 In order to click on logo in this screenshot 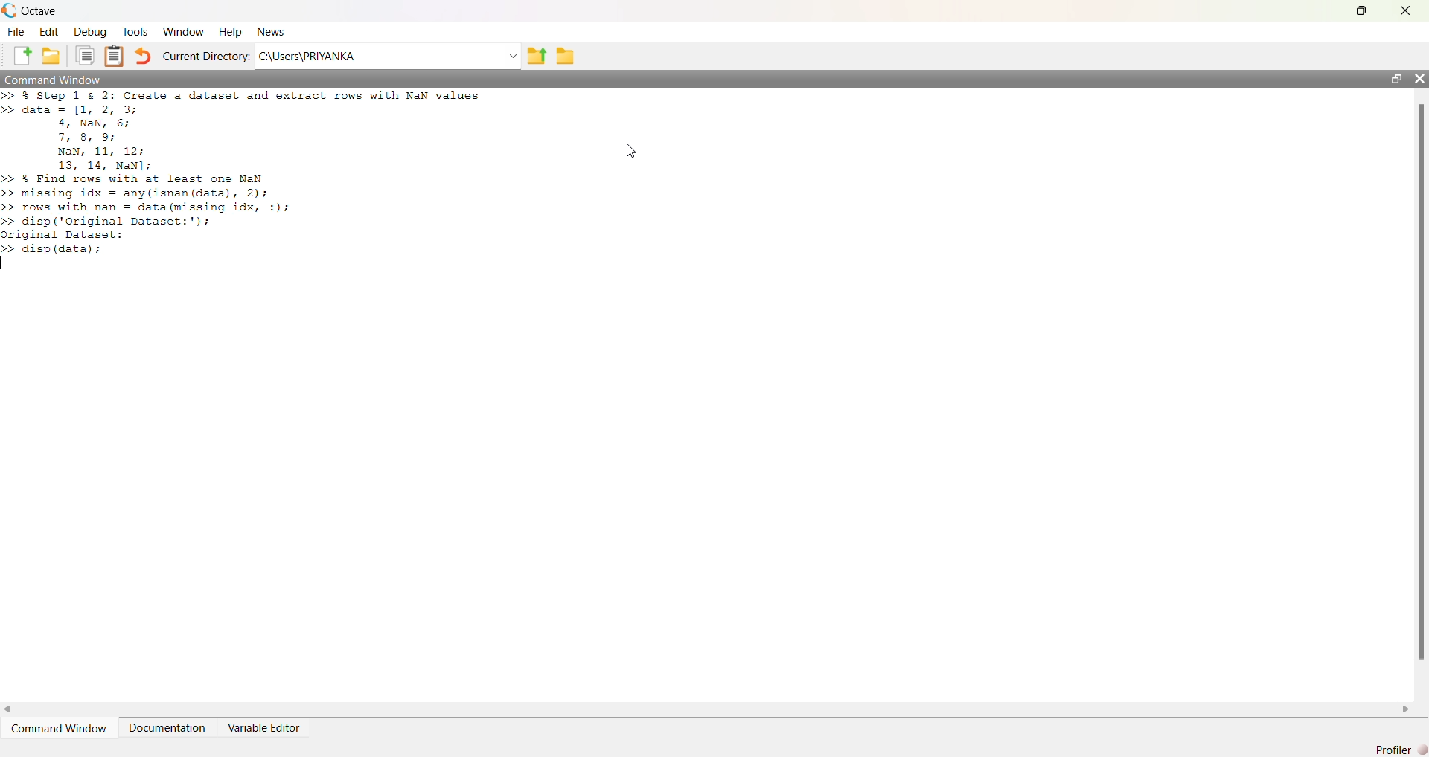, I will do `click(9, 10)`.